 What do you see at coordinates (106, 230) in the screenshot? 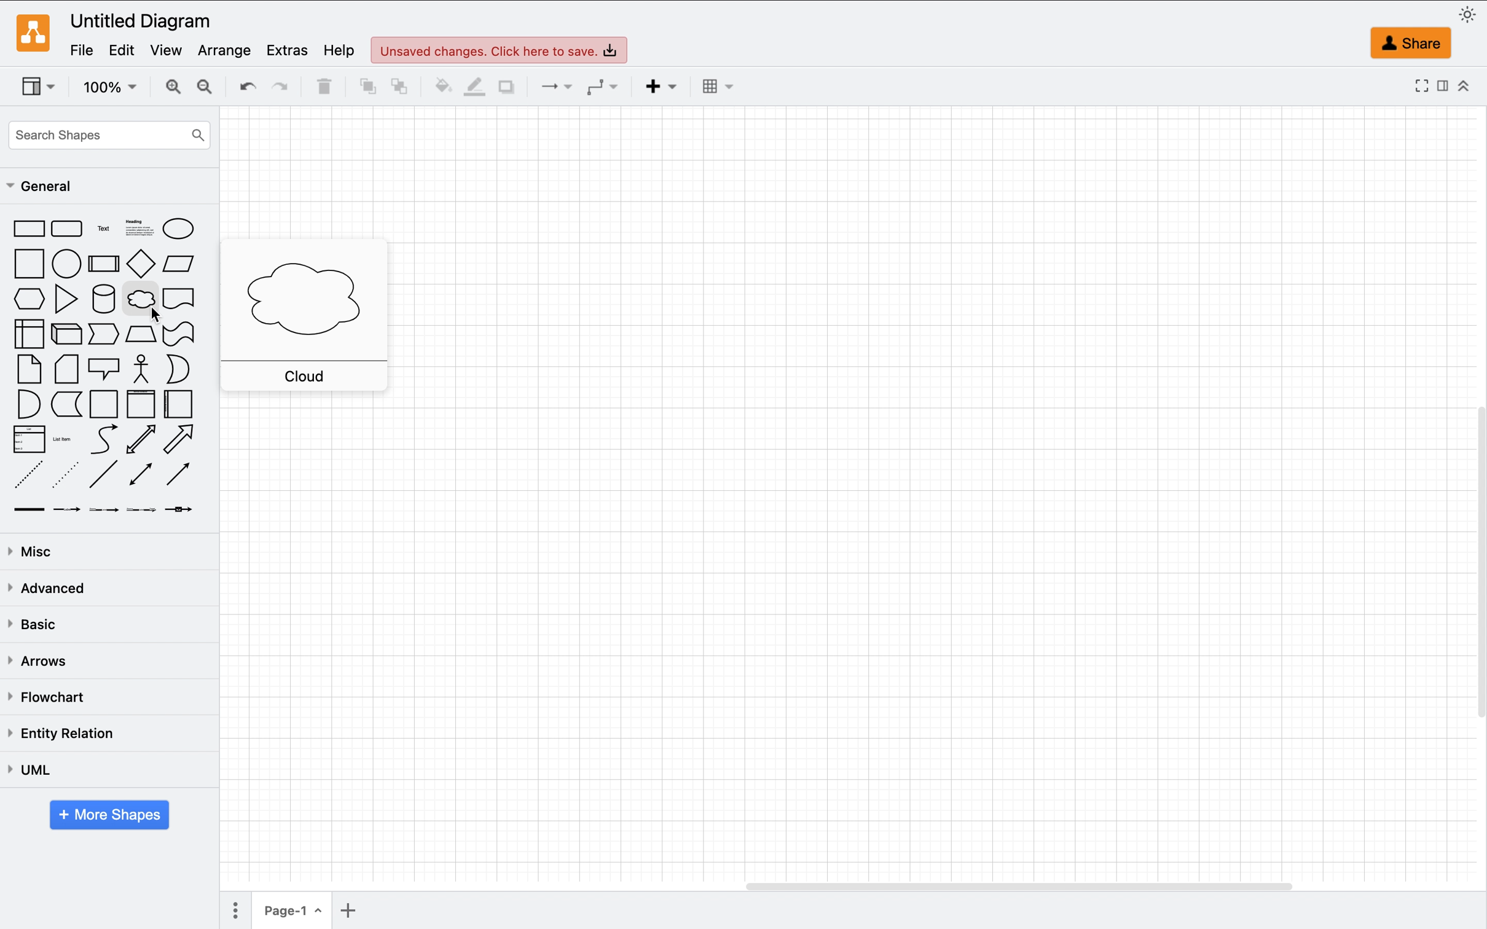
I see `text` at bounding box center [106, 230].